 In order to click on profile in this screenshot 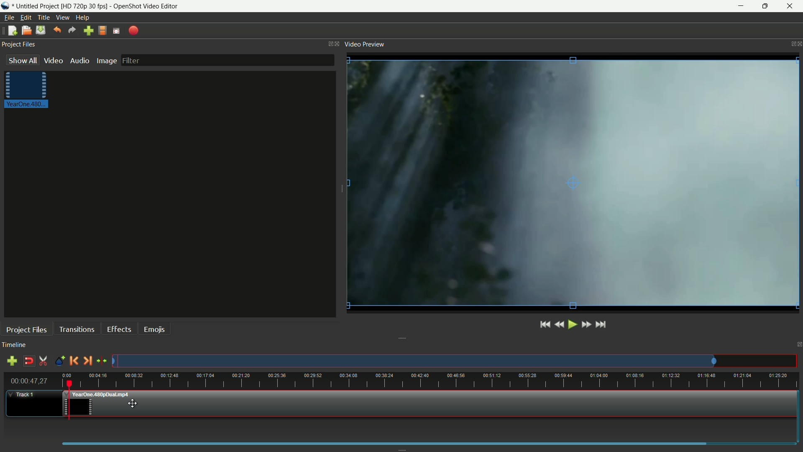, I will do `click(84, 6)`.